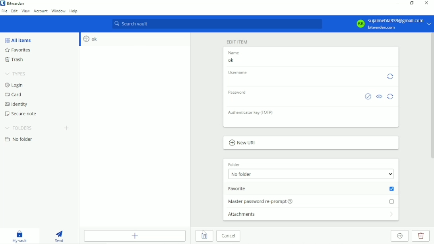  I want to click on Identity, so click(17, 105).